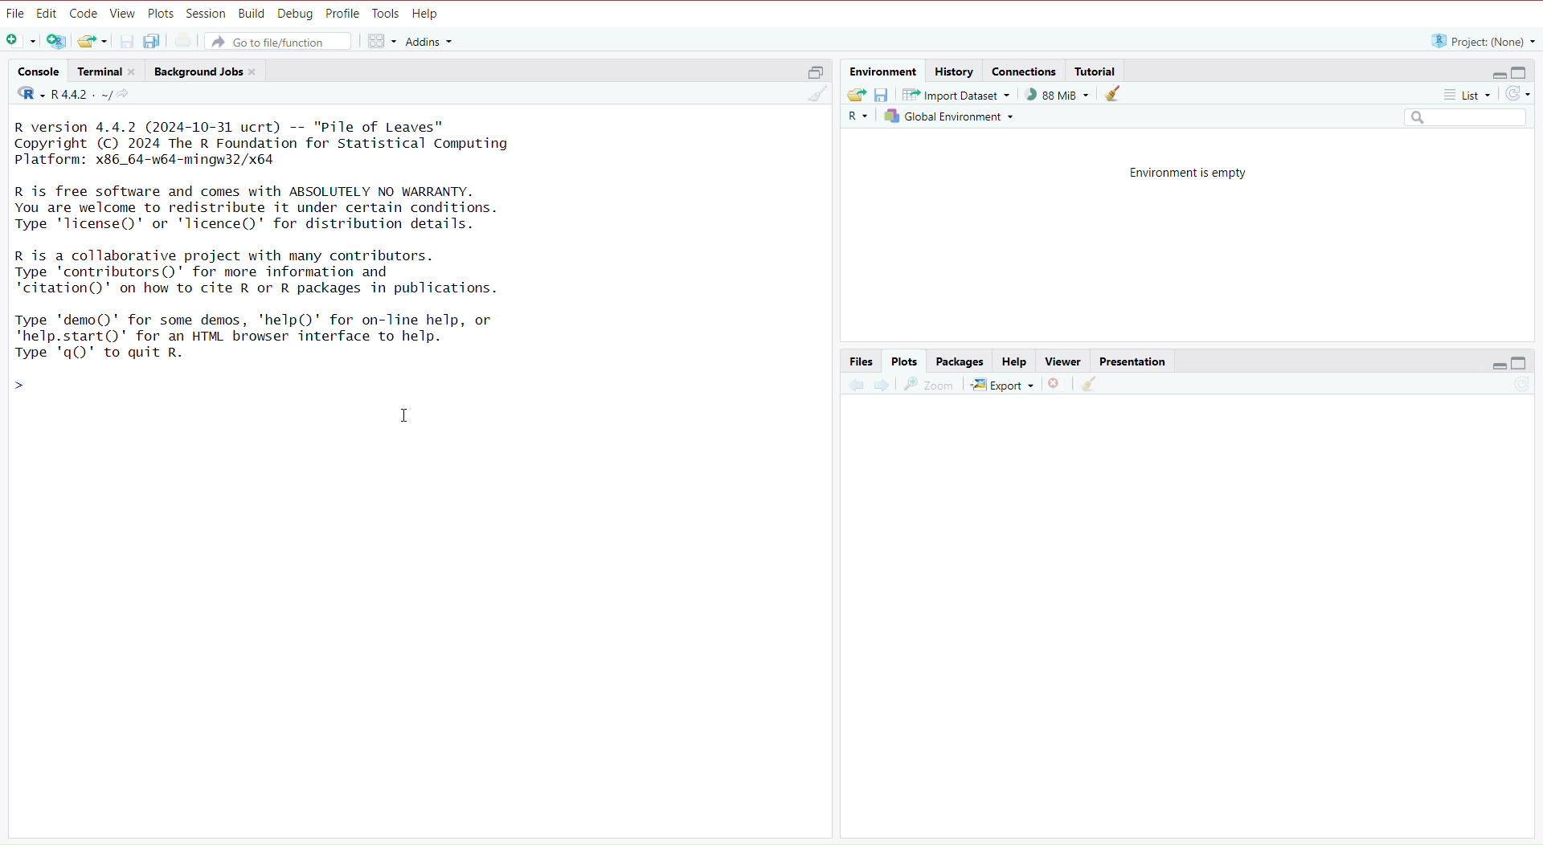 This screenshot has height=845, width=1543. What do you see at coordinates (905, 361) in the screenshot?
I see `plots` at bounding box center [905, 361].